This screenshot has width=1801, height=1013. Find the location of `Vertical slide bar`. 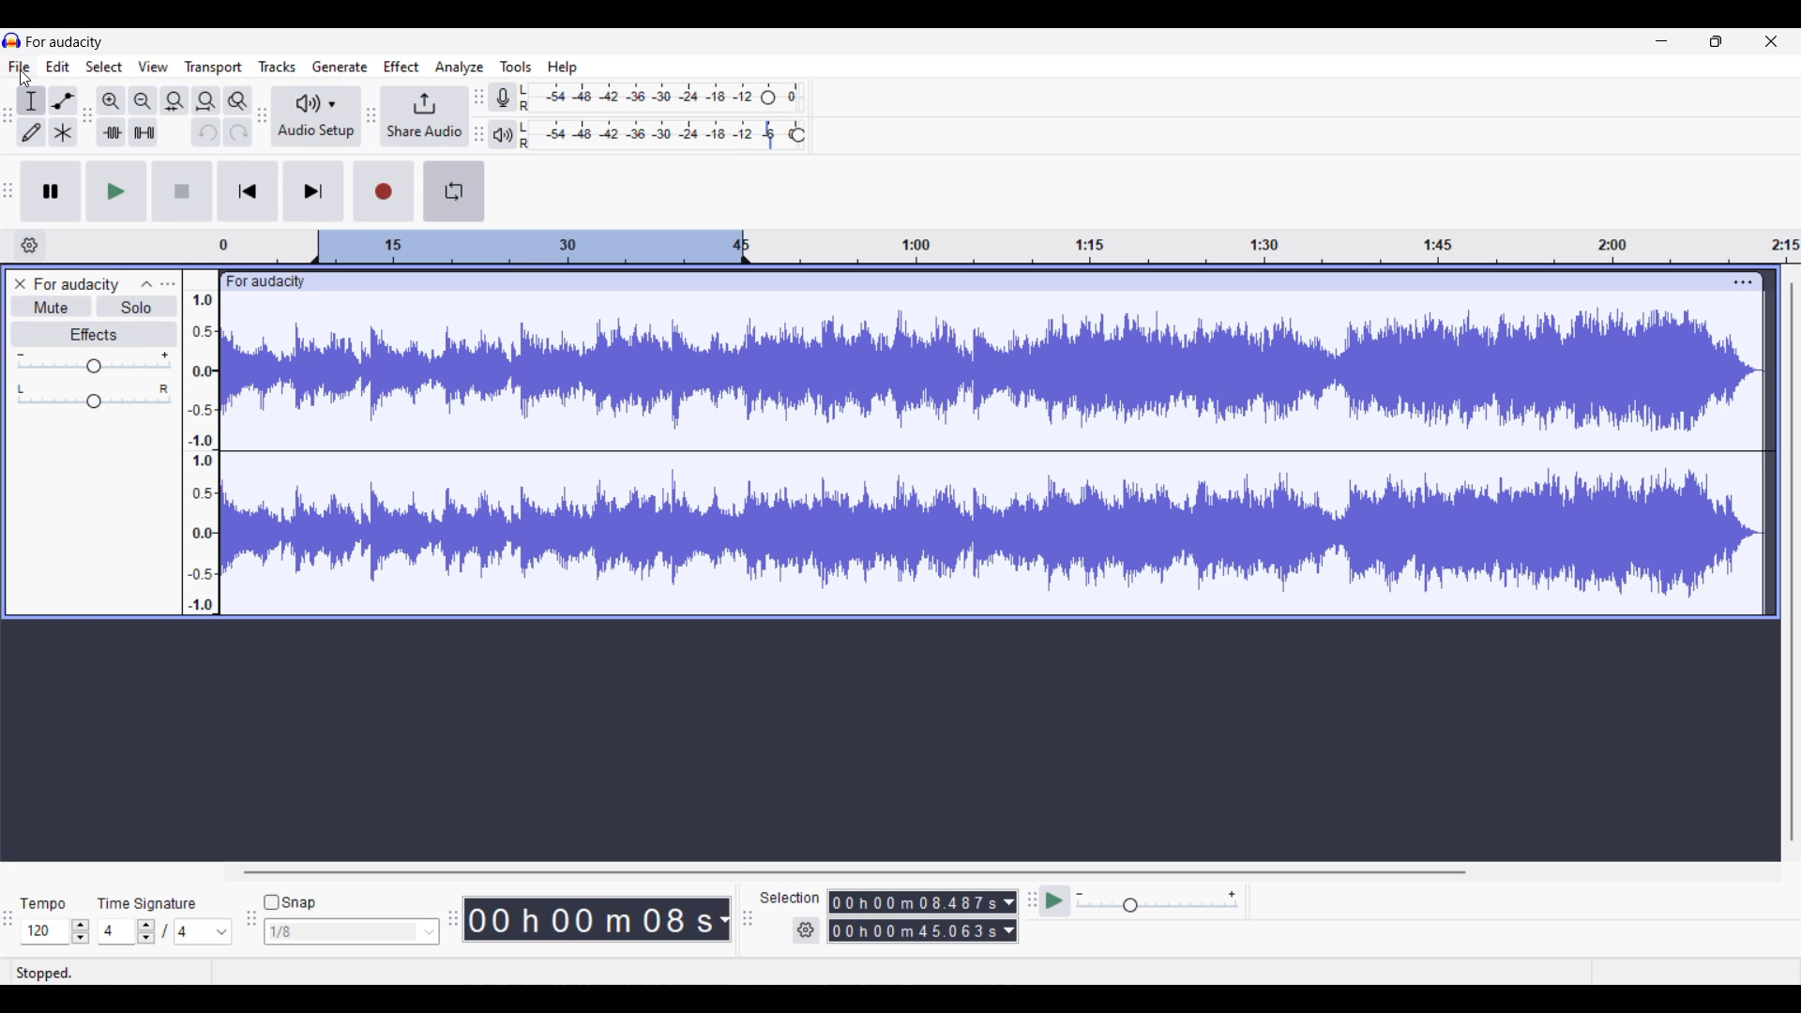

Vertical slide bar is located at coordinates (1793, 562).